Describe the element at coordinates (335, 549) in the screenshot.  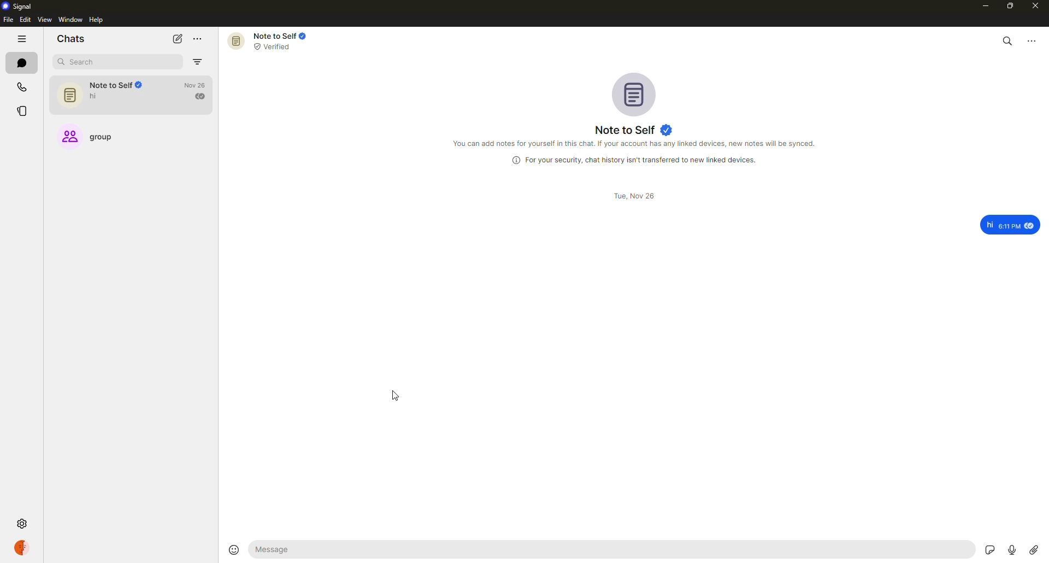
I see `message` at that location.